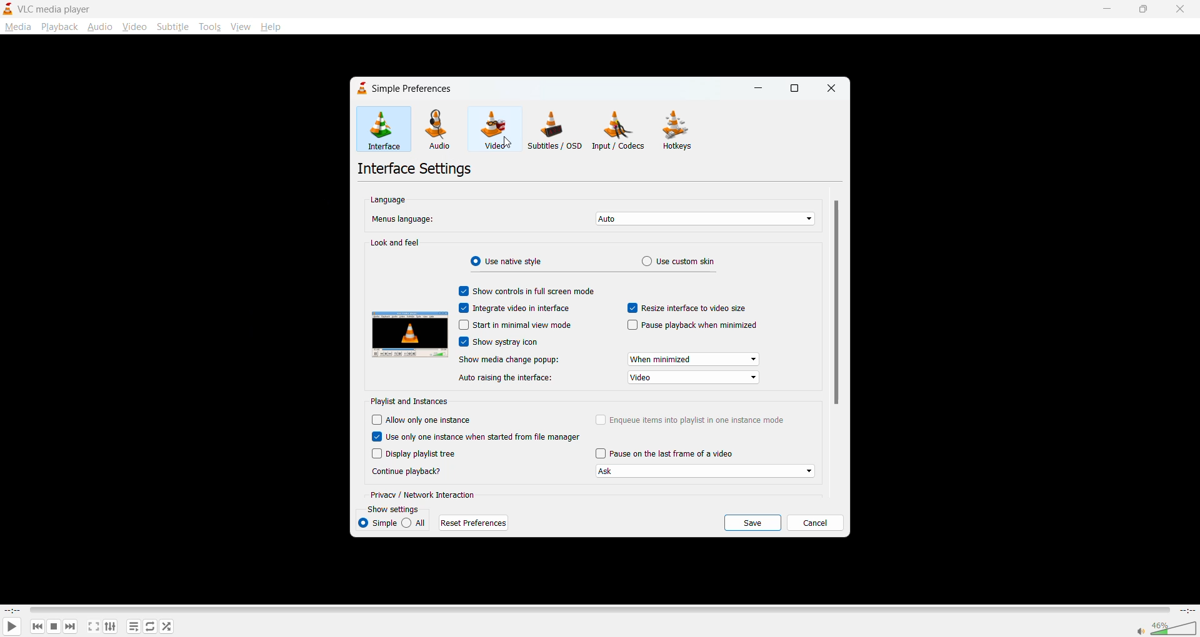 This screenshot has height=637, width=1200. Describe the element at coordinates (497, 341) in the screenshot. I see `show systray icon` at that location.